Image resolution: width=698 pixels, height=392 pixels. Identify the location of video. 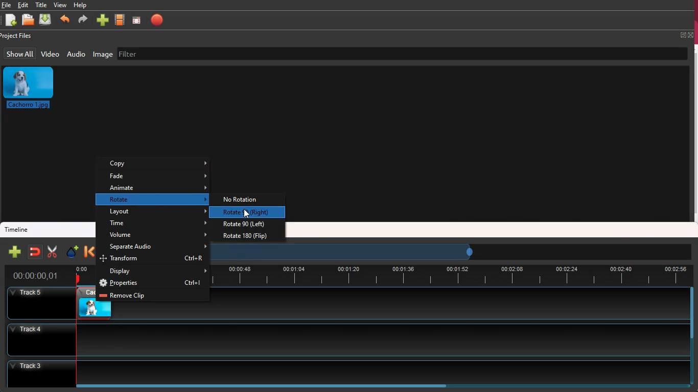
(49, 55).